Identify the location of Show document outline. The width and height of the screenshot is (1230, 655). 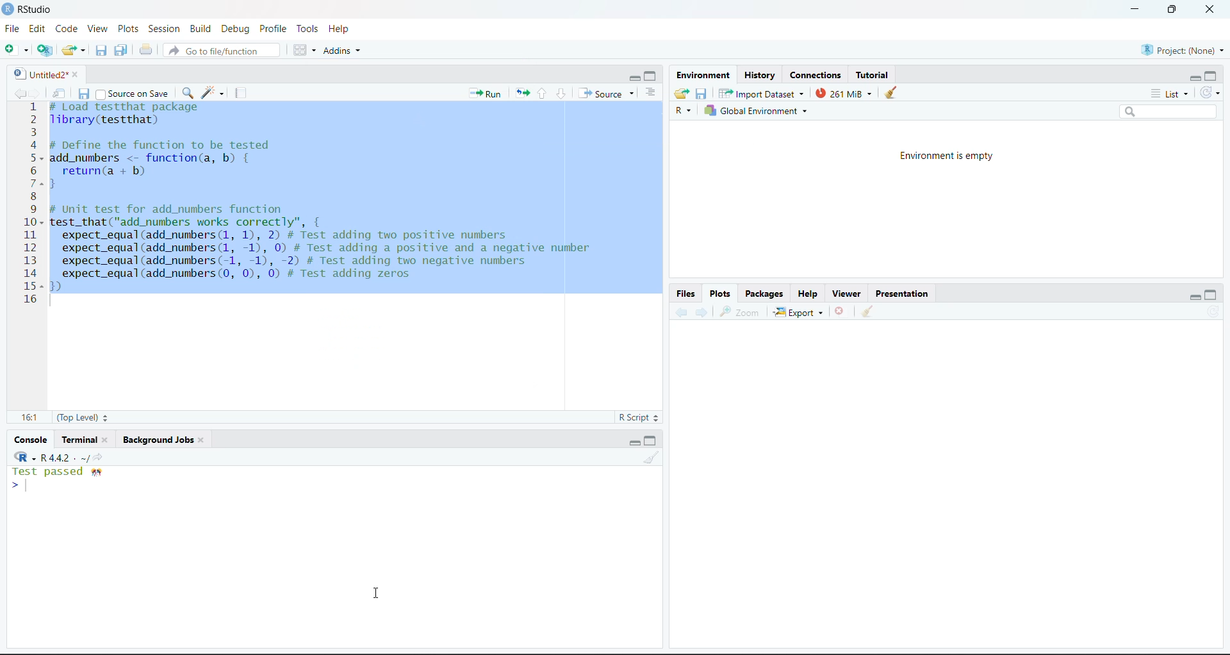
(652, 92).